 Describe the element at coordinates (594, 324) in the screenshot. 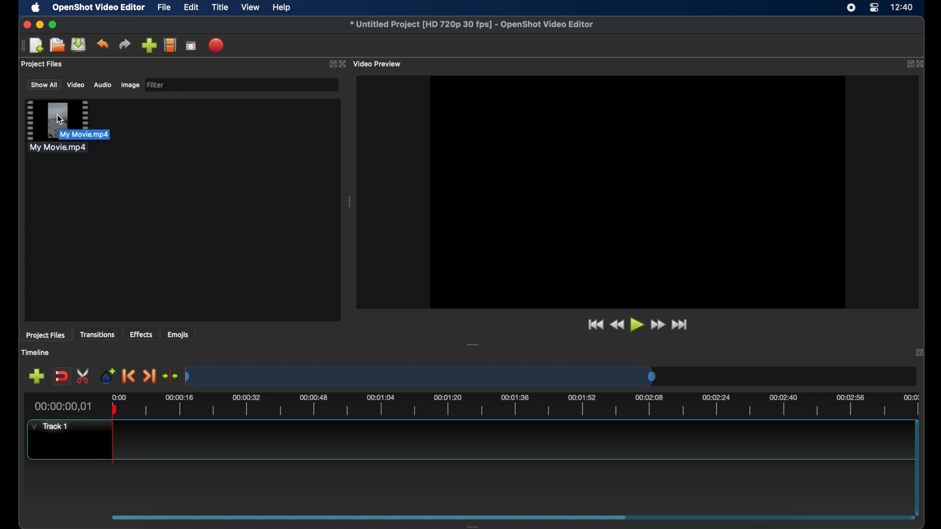

I see `jump to start` at that location.